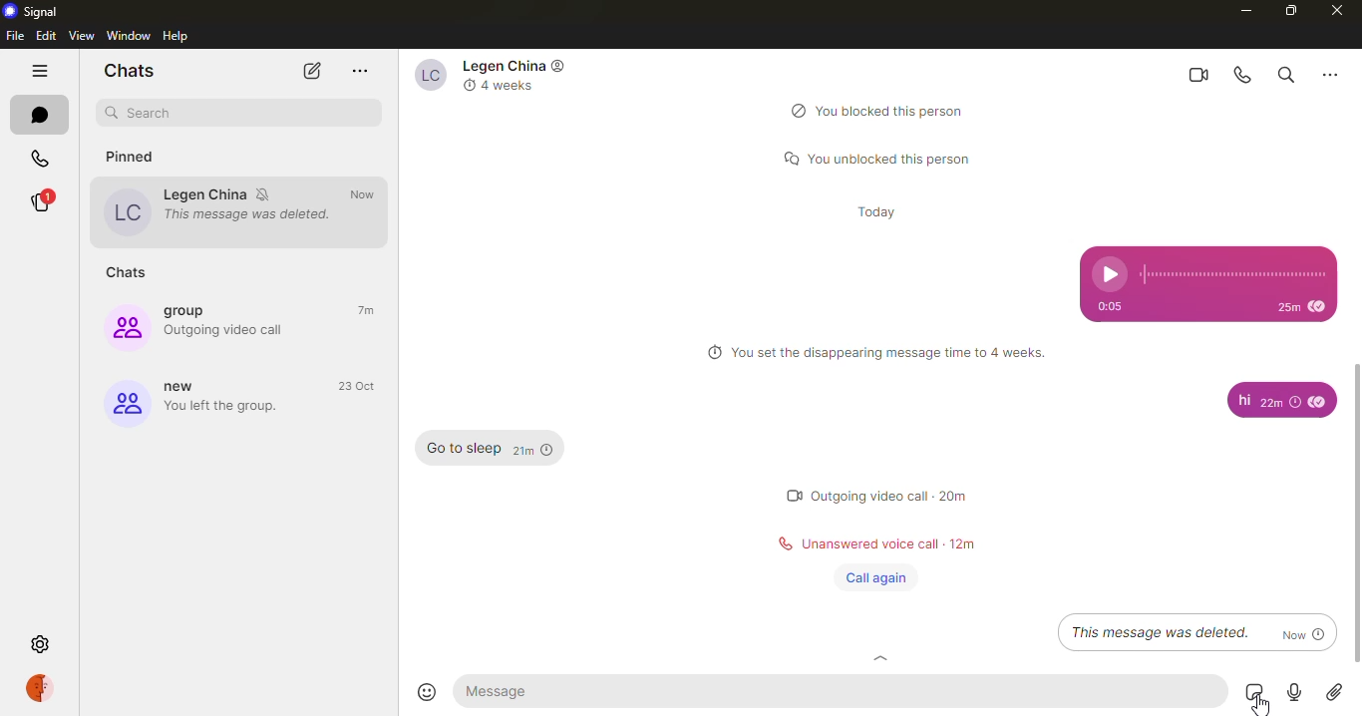 The height and width of the screenshot is (716, 1362). What do you see at coordinates (228, 330) in the screenshot?
I see `Outgoing video call` at bounding box center [228, 330].